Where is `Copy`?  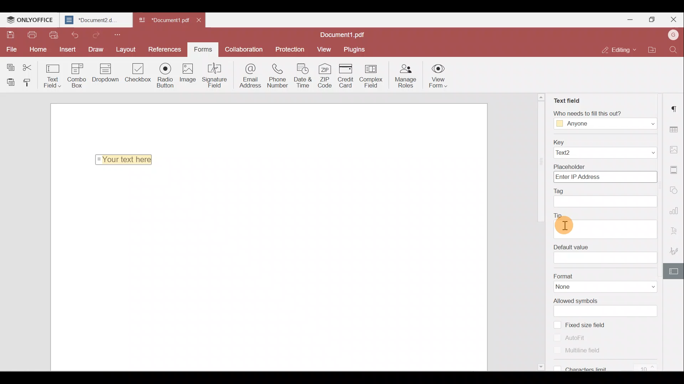
Copy is located at coordinates (10, 65).